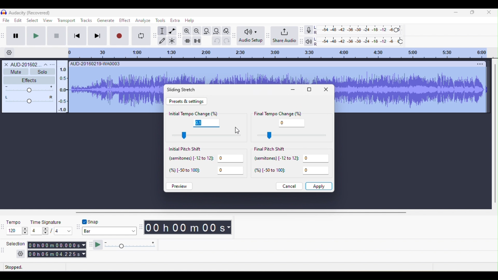 This screenshot has width=498, height=280. What do you see at coordinates (155, 35) in the screenshot?
I see `audacity tools toolbar` at bounding box center [155, 35].